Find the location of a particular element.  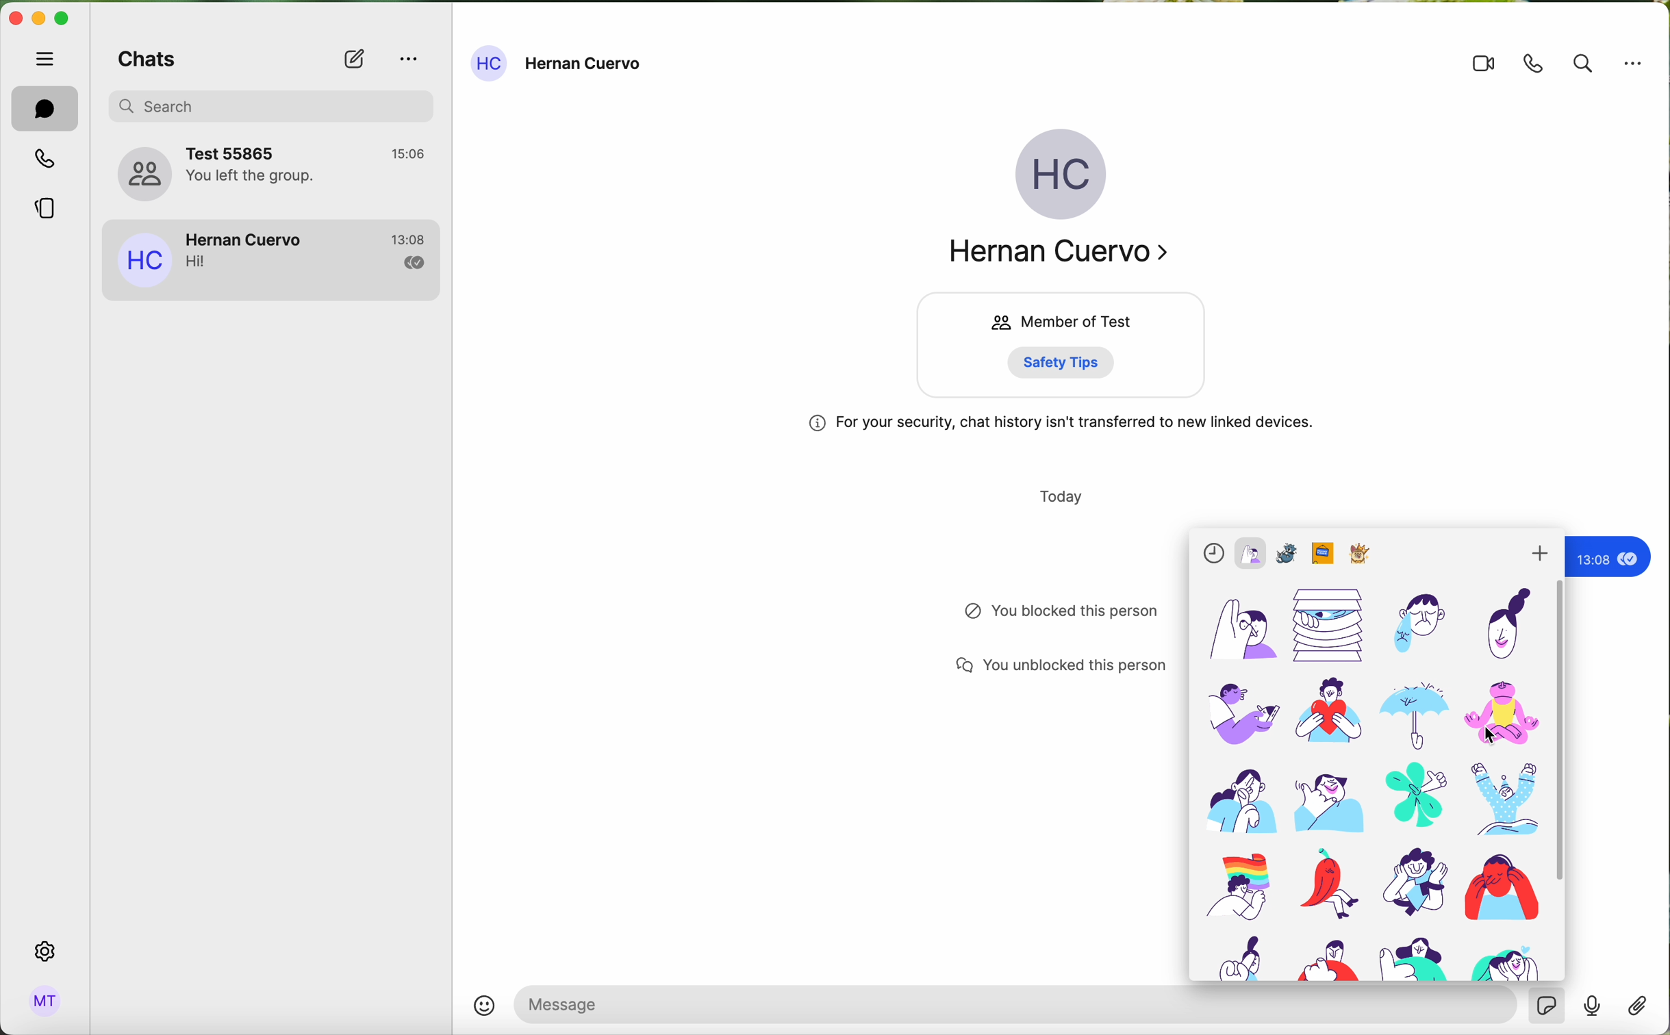

screen buttons is located at coordinates (42, 20).